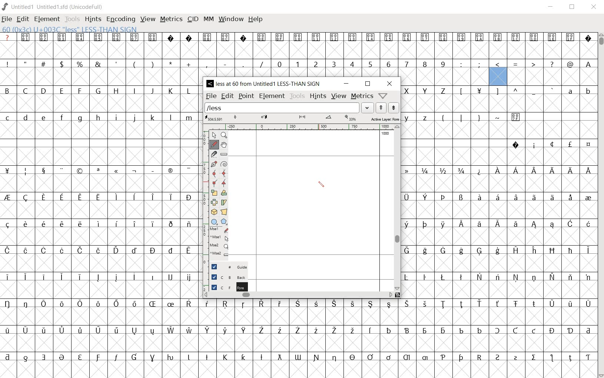 This screenshot has height=378, width=604. What do you see at coordinates (383, 95) in the screenshot?
I see `help/window` at bounding box center [383, 95].